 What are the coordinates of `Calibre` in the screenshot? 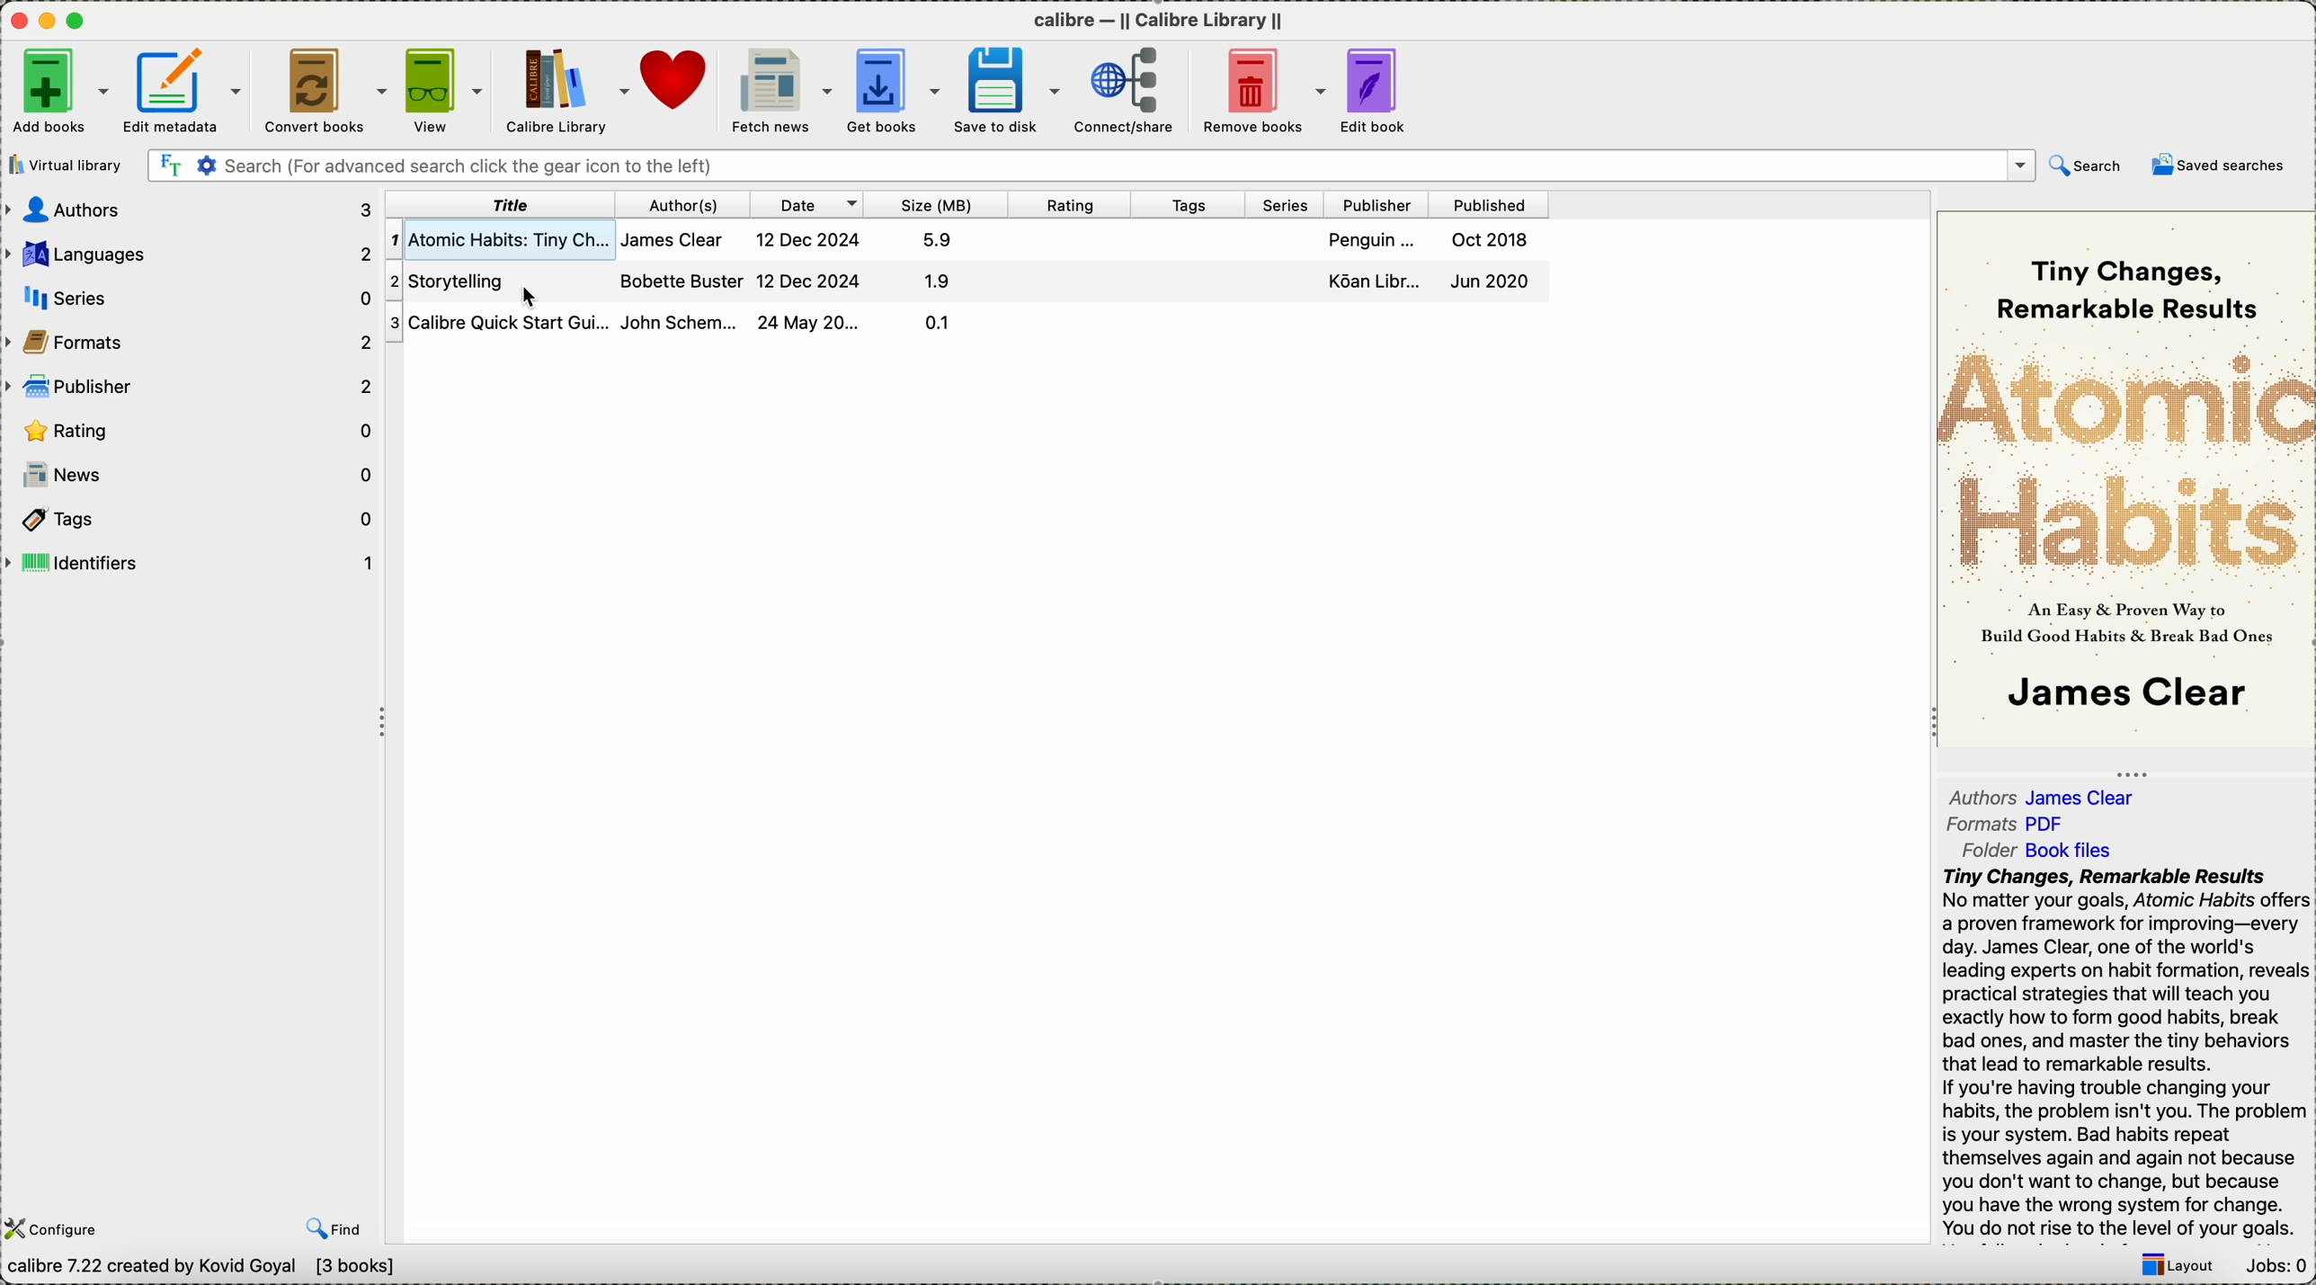 It's located at (1156, 22).